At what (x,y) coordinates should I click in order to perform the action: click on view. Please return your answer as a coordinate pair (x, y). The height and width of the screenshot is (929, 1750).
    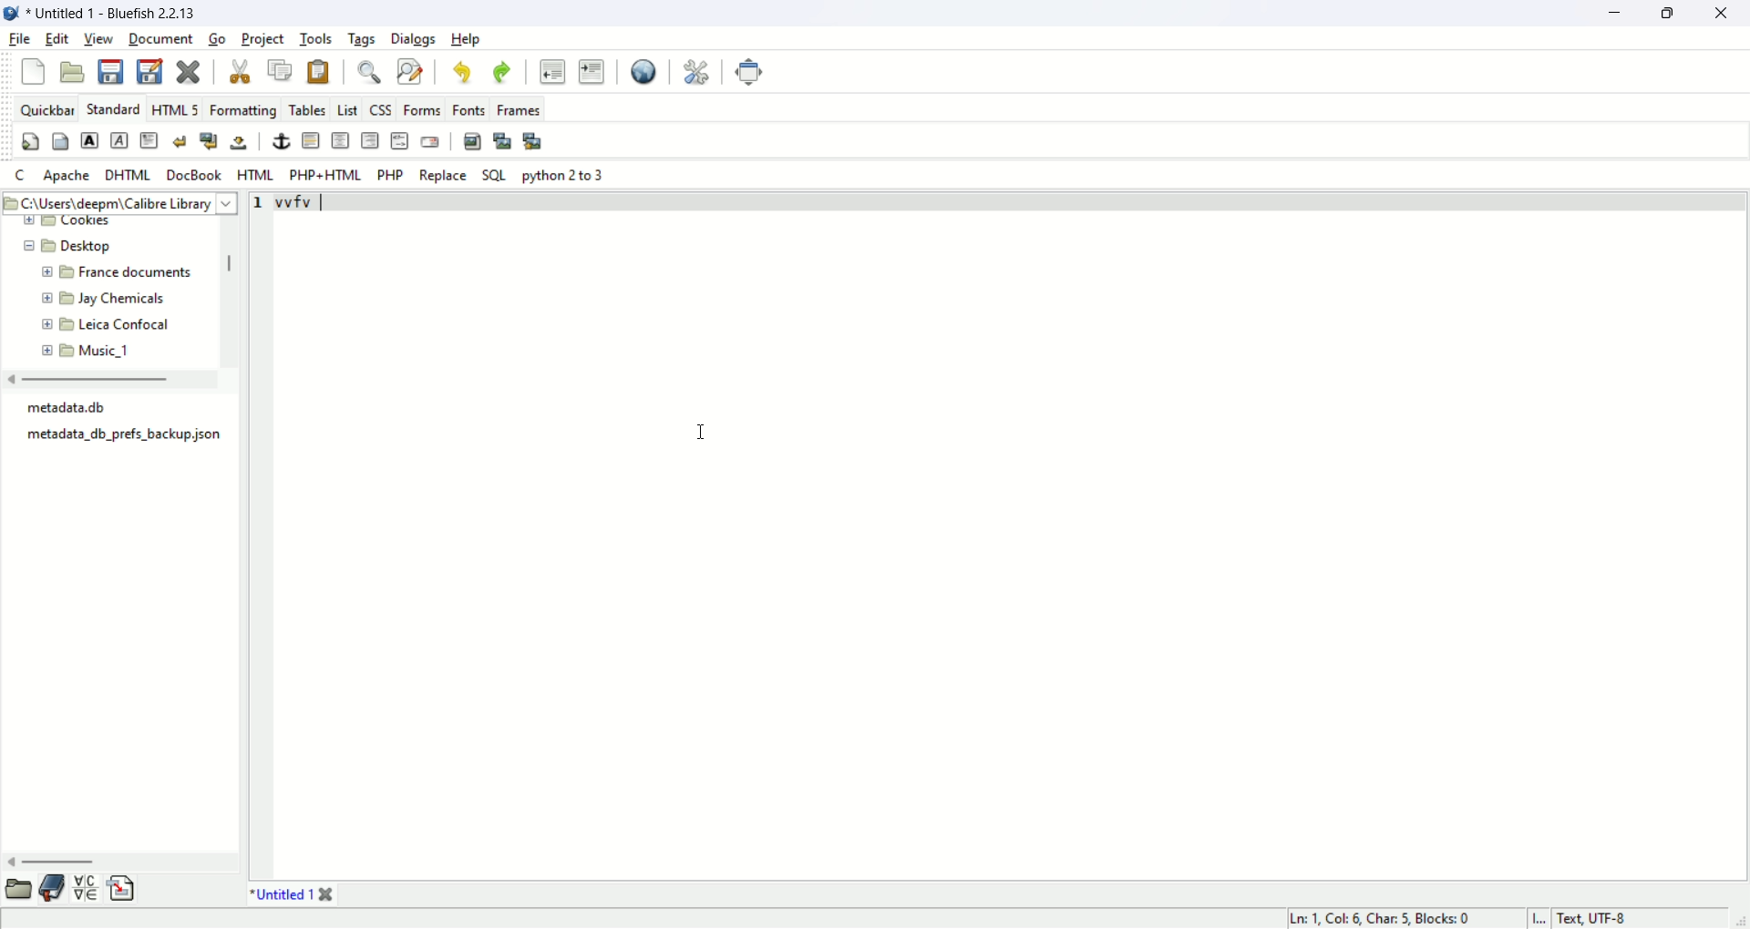
    Looking at the image, I should click on (98, 39).